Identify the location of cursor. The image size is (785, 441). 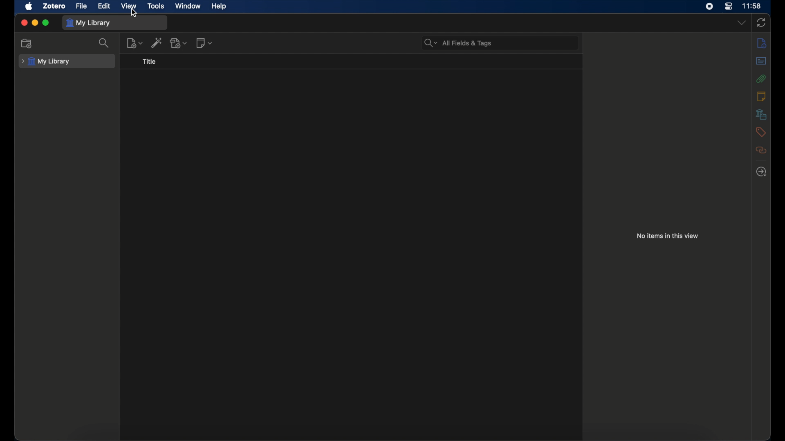
(134, 12).